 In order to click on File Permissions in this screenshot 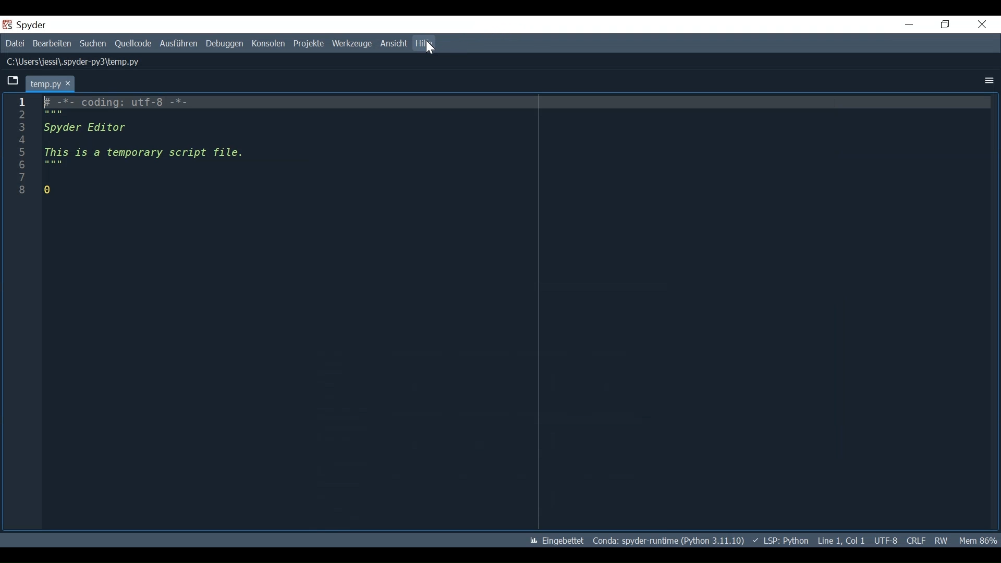, I will do `click(942, 541)`.